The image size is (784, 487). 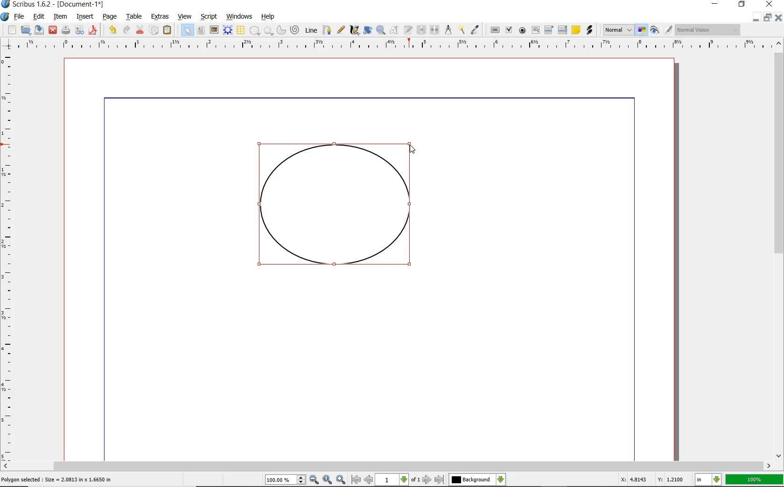 I want to click on next, so click(x=427, y=480).